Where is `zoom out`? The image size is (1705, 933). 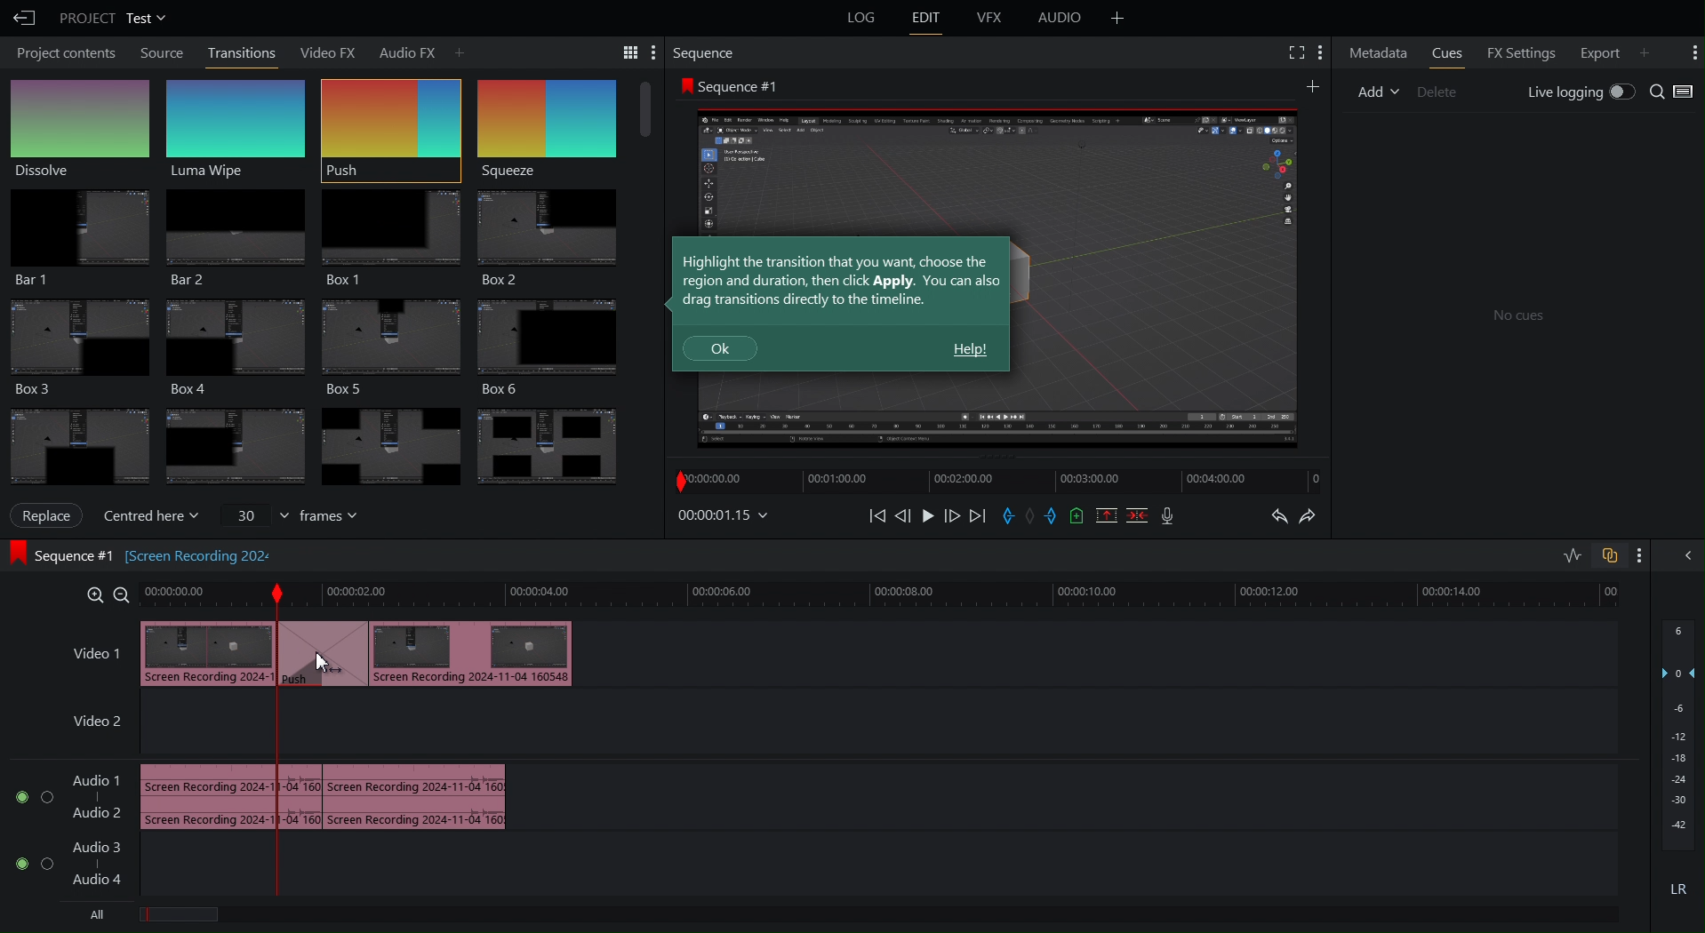 zoom out is located at coordinates (122, 594).